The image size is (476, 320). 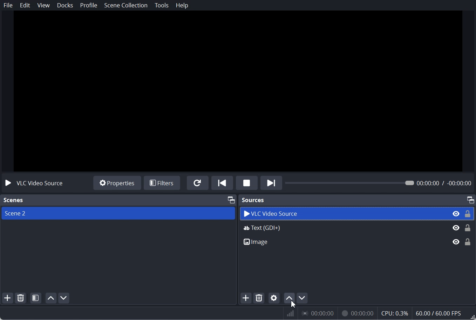 What do you see at coordinates (89, 5) in the screenshot?
I see `Profile` at bounding box center [89, 5].